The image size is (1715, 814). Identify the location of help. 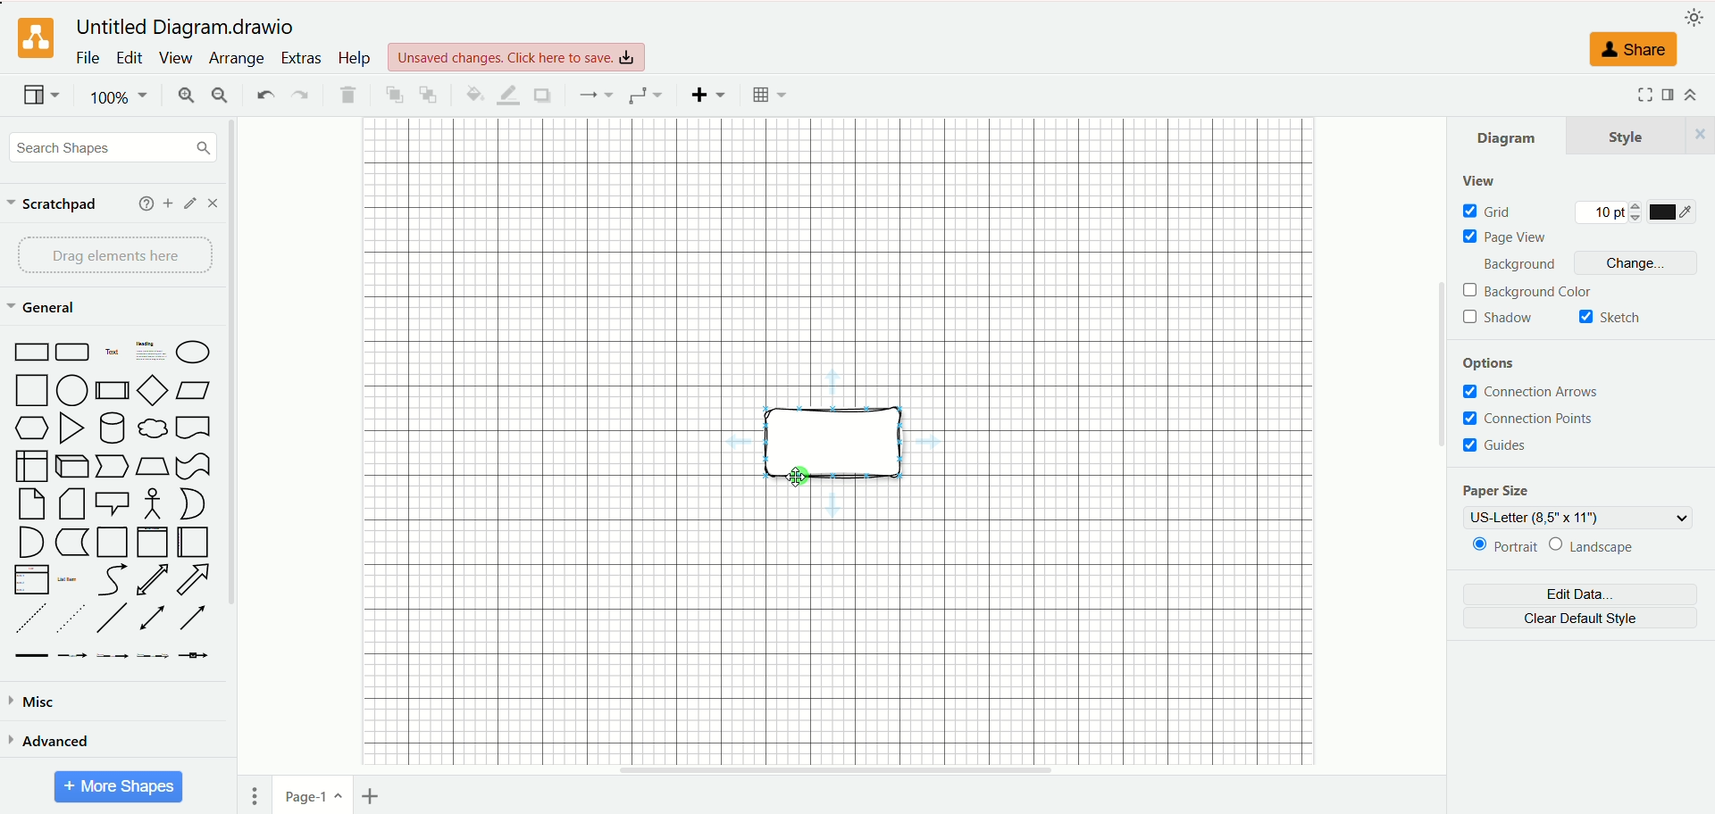
(146, 203).